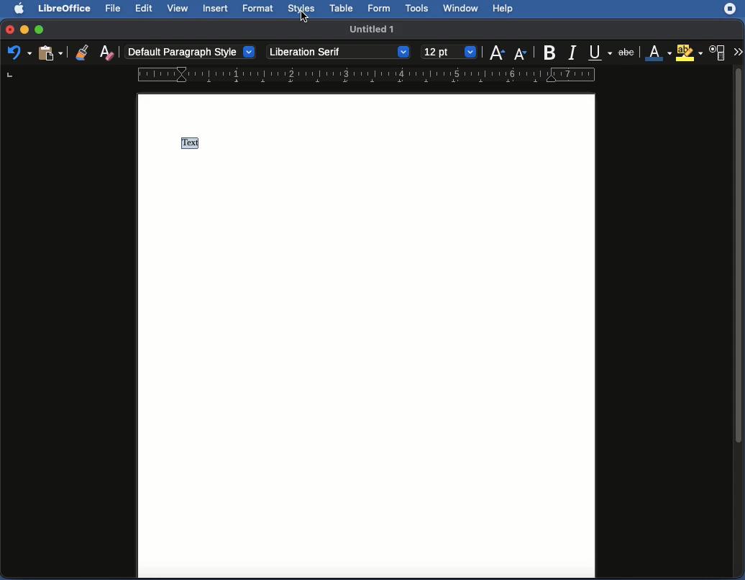 This screenshot has width=745, height=580. What do you see at coordinates (336, 51) in the screenshot?
I see `Font style` at bounding box center [336, 51].